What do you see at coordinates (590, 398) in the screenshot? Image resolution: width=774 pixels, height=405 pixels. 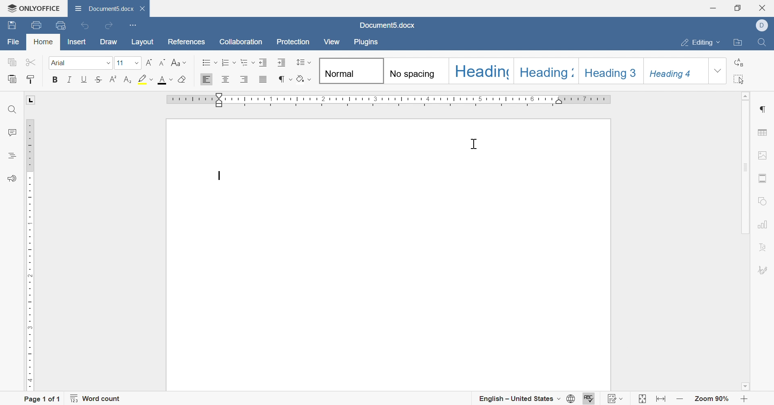 I see `spell checking` at bounding box center [590, 398].